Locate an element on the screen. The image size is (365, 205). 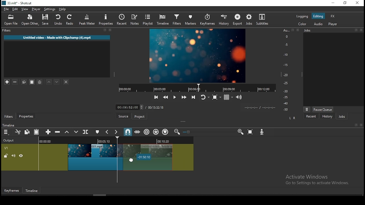
open file is located at coordinates (11, 20).